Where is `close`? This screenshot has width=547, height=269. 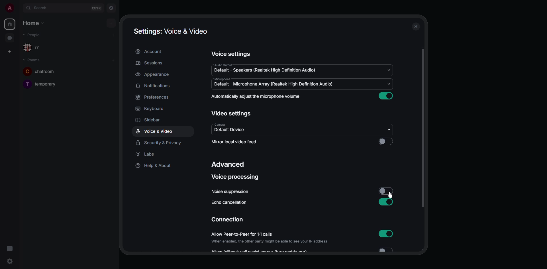
close is located at coordinates (417, 27).